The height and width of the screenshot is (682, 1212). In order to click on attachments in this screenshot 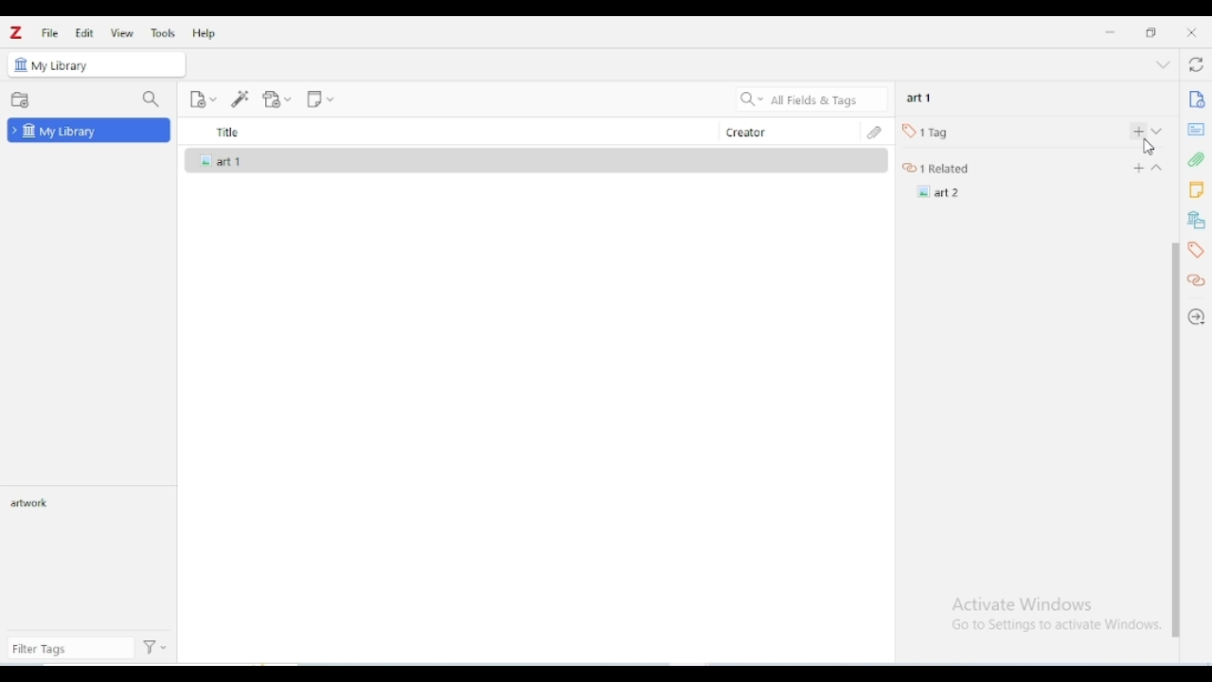, I will do `click(1198, 160)`.